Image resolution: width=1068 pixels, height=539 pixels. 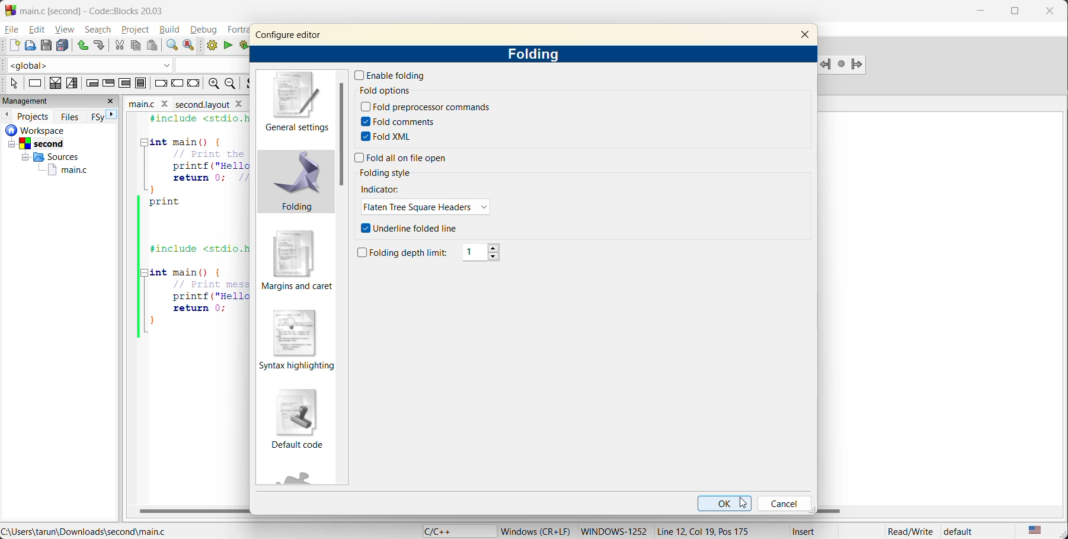 What do you see at coordinates (190, 227) in the screenshot?
I see `code editor` at bounding box center [190, 227].